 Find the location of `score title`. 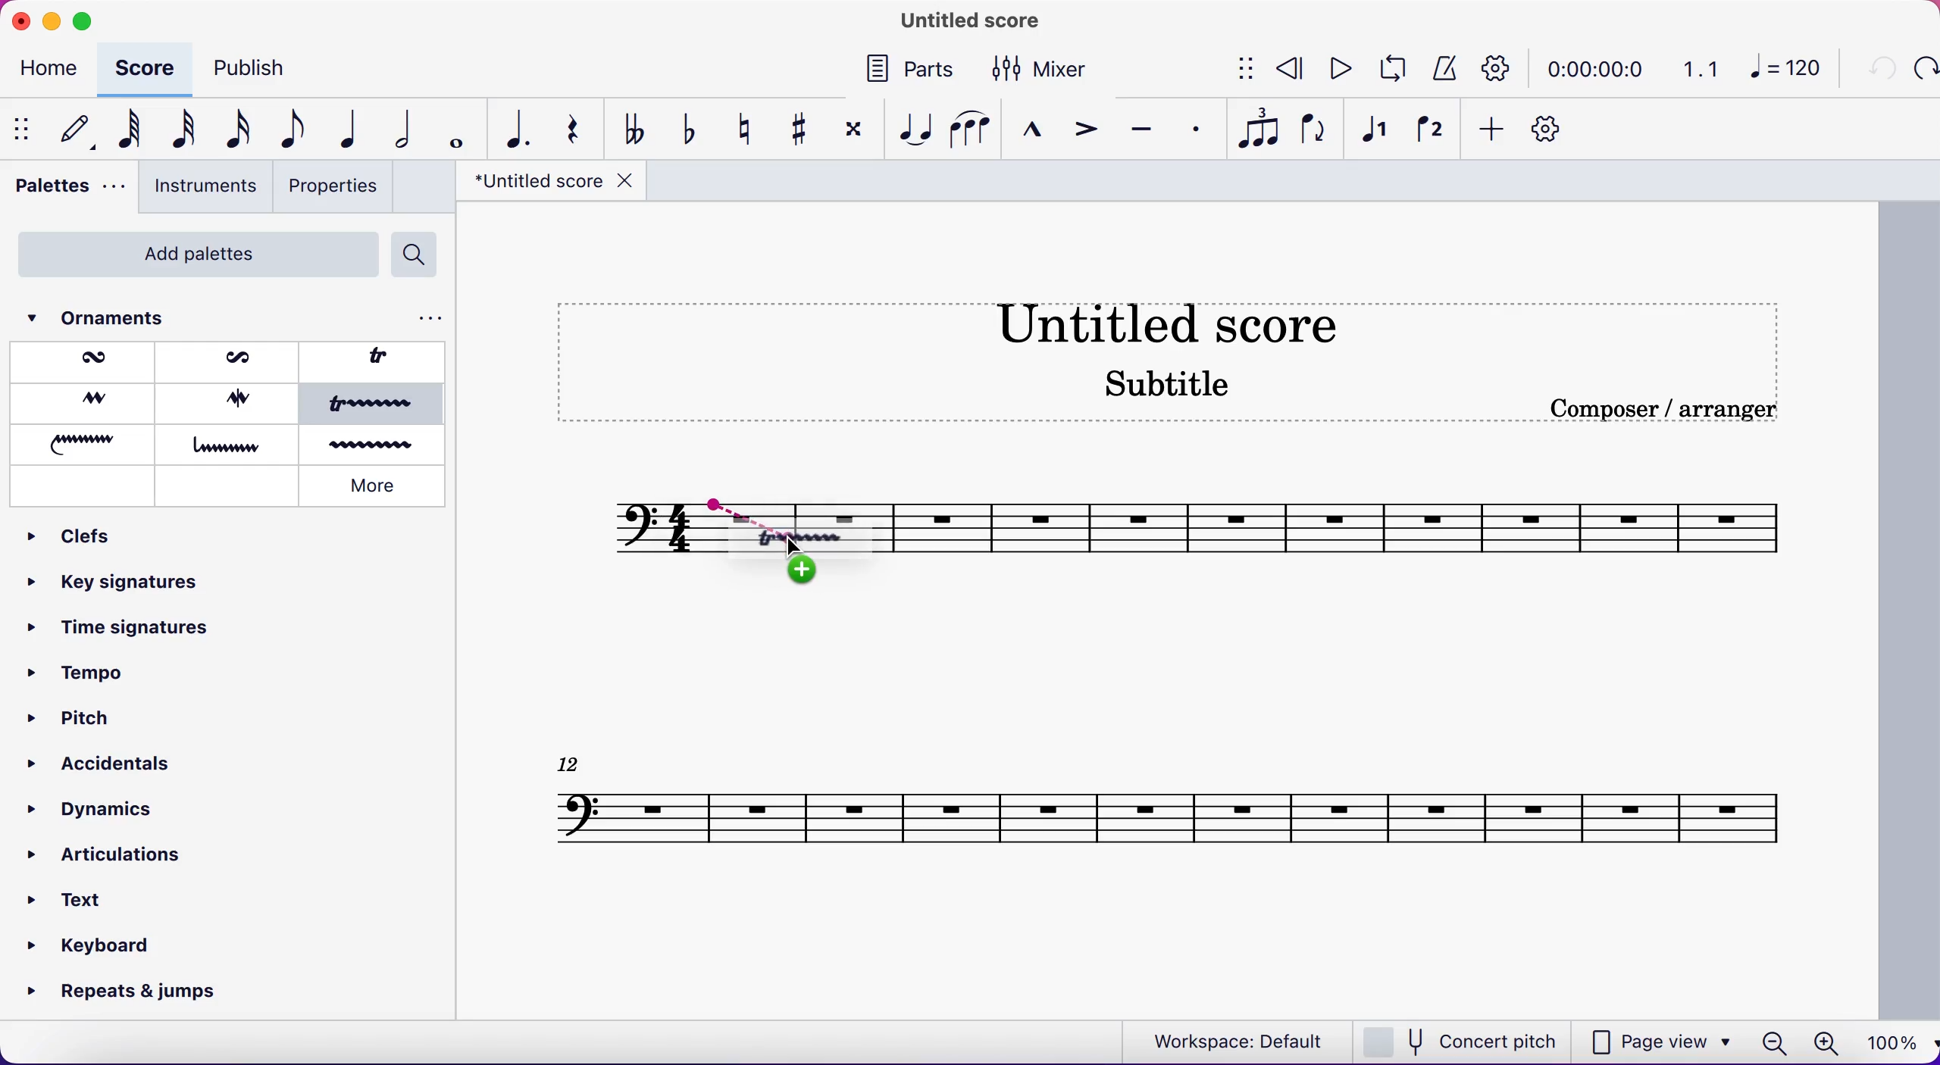

score title is located at coordinates (1189, 323).